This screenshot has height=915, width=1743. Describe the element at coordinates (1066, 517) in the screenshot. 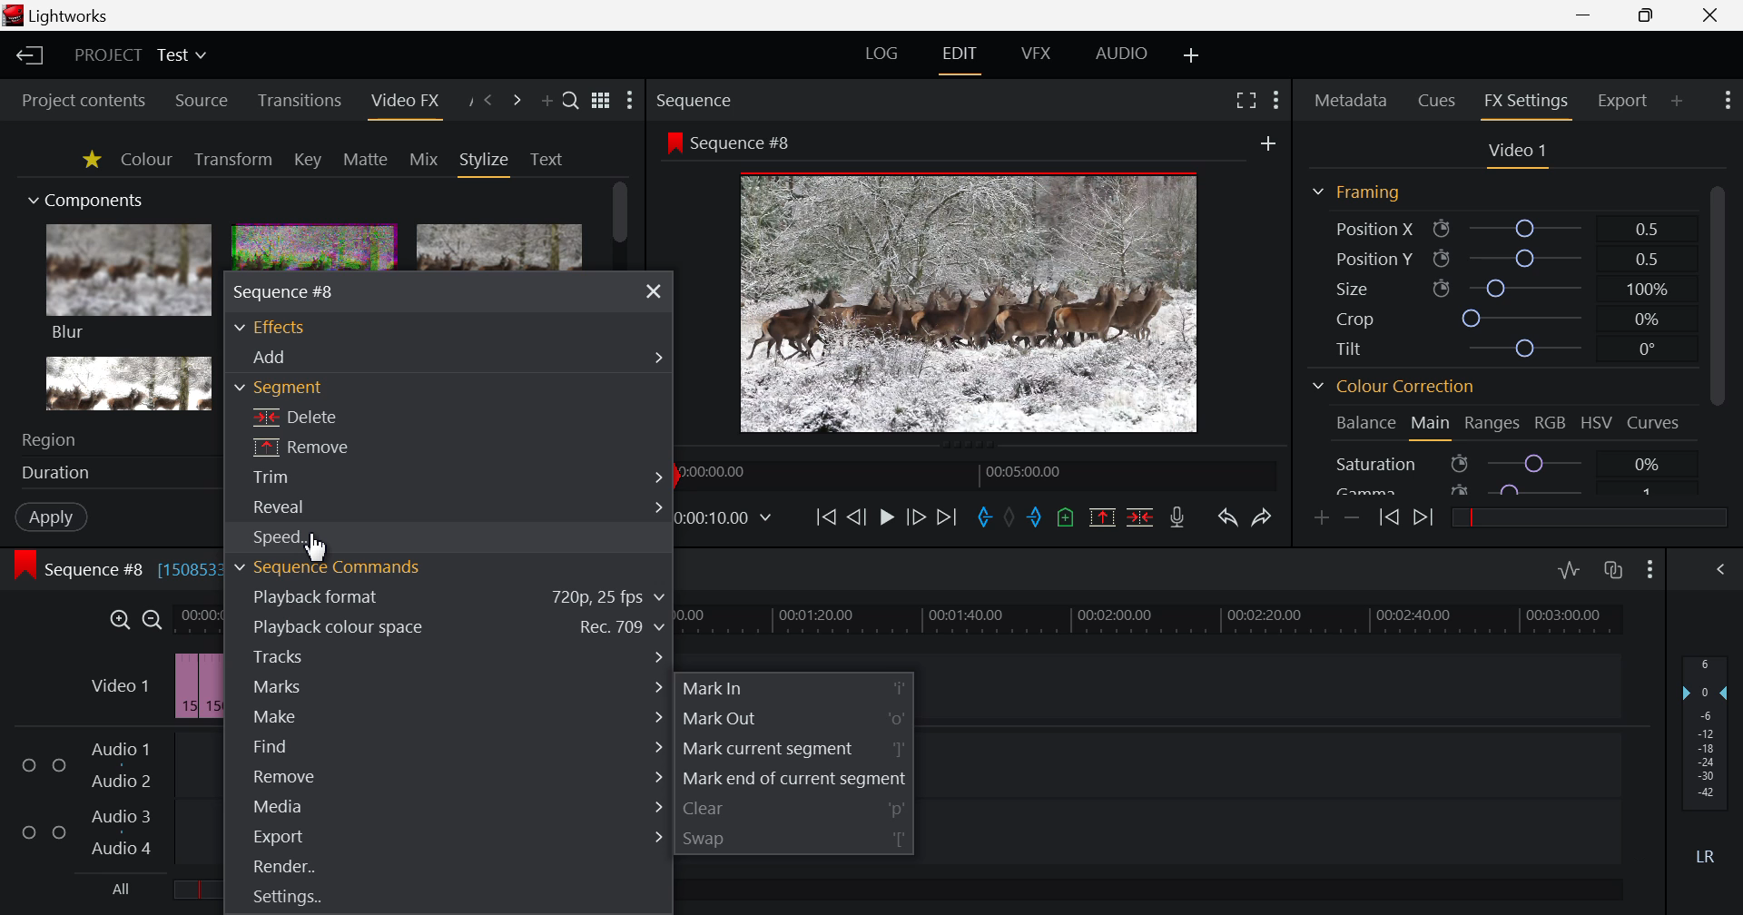

I see `Mark Cue` at that location.